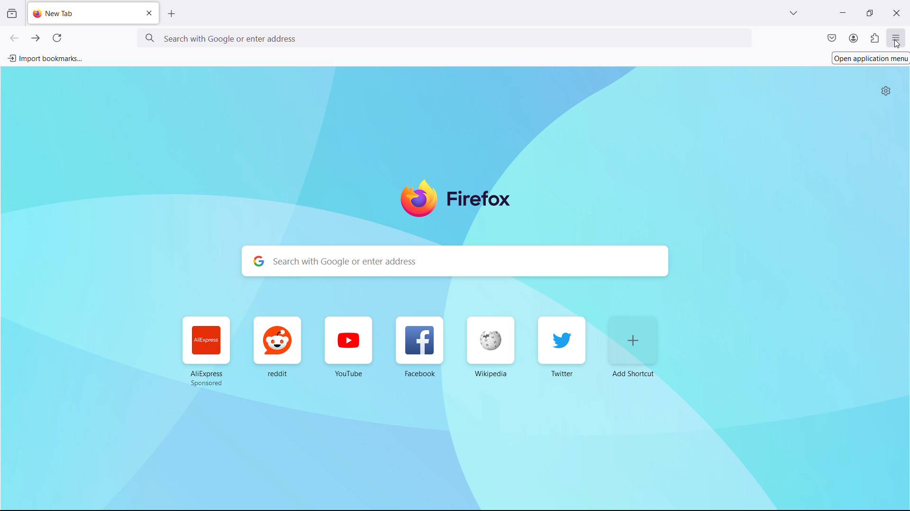 This screenshot has width=910, height=511. What do you see at coordinates (45, 58) in the screenshot?
I see `import bookmarks` at bounding box center [45, 58].